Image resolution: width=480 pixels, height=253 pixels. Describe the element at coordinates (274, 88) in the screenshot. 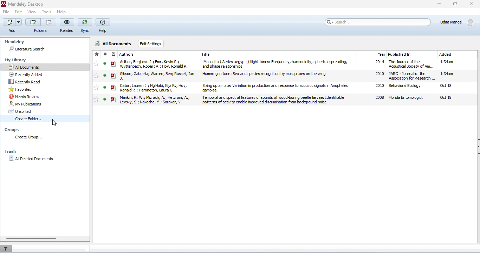

I see `Sizing up a mate: Variation in production and response to acoustic signals in Anopheles gambiae` at that location.